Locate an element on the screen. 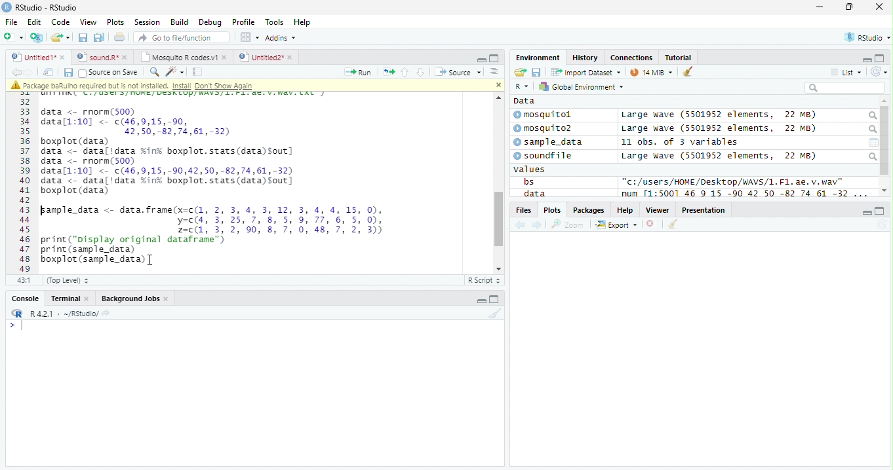 The height and width of the screenshot is (470, 893). cursor is located at coordinates (151, 261).